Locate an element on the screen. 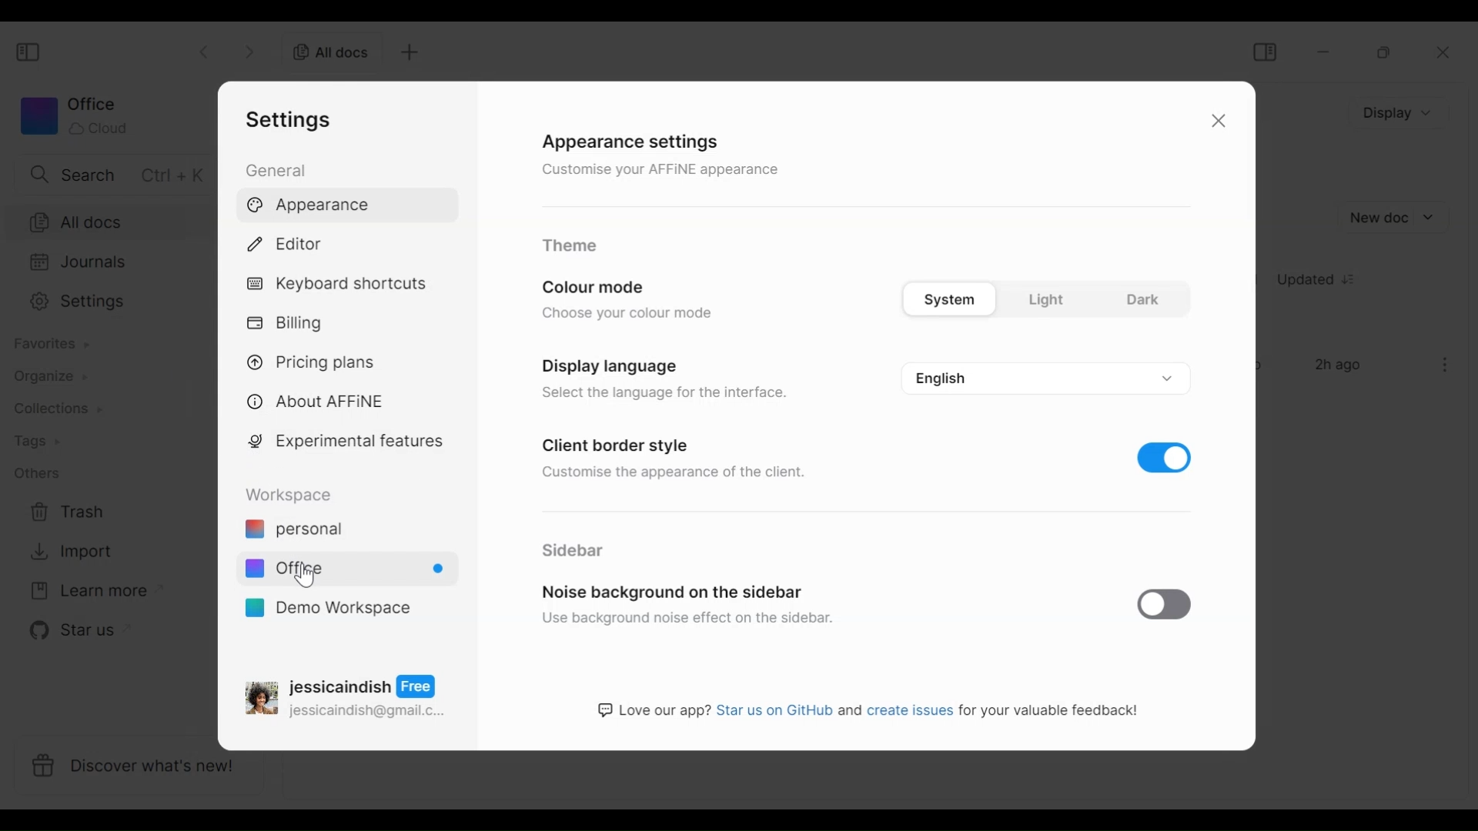 The height and width of the screenshot is (831, 1478). Import is located at coordinates (69, 552).